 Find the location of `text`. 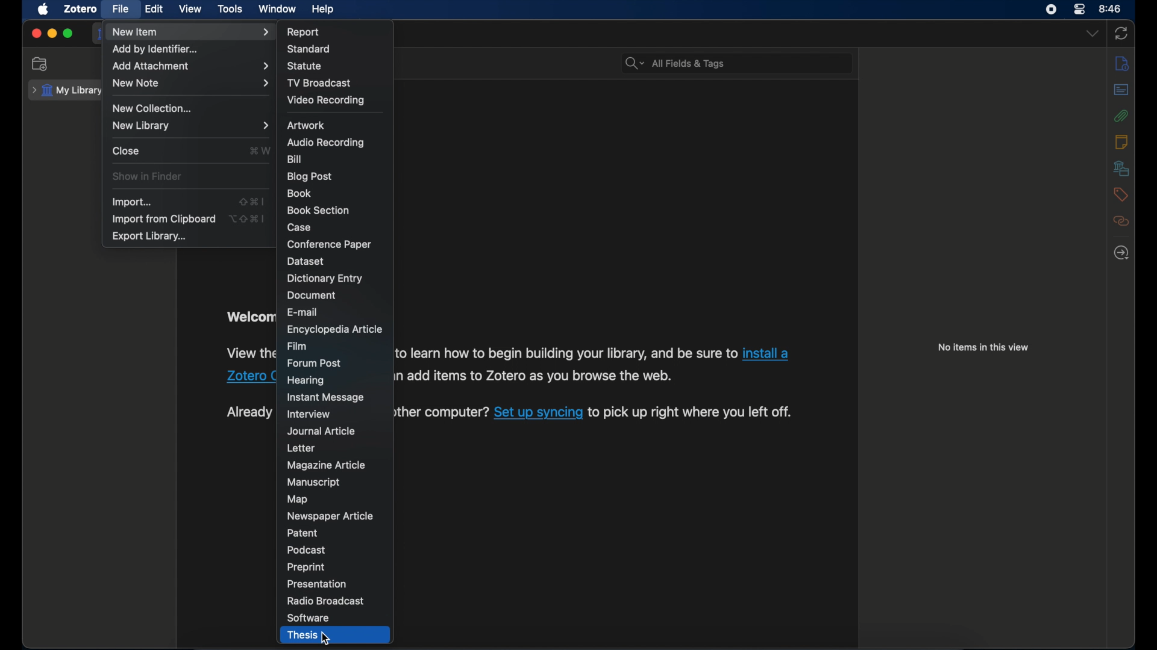

text is located at coordinates (249, 412).